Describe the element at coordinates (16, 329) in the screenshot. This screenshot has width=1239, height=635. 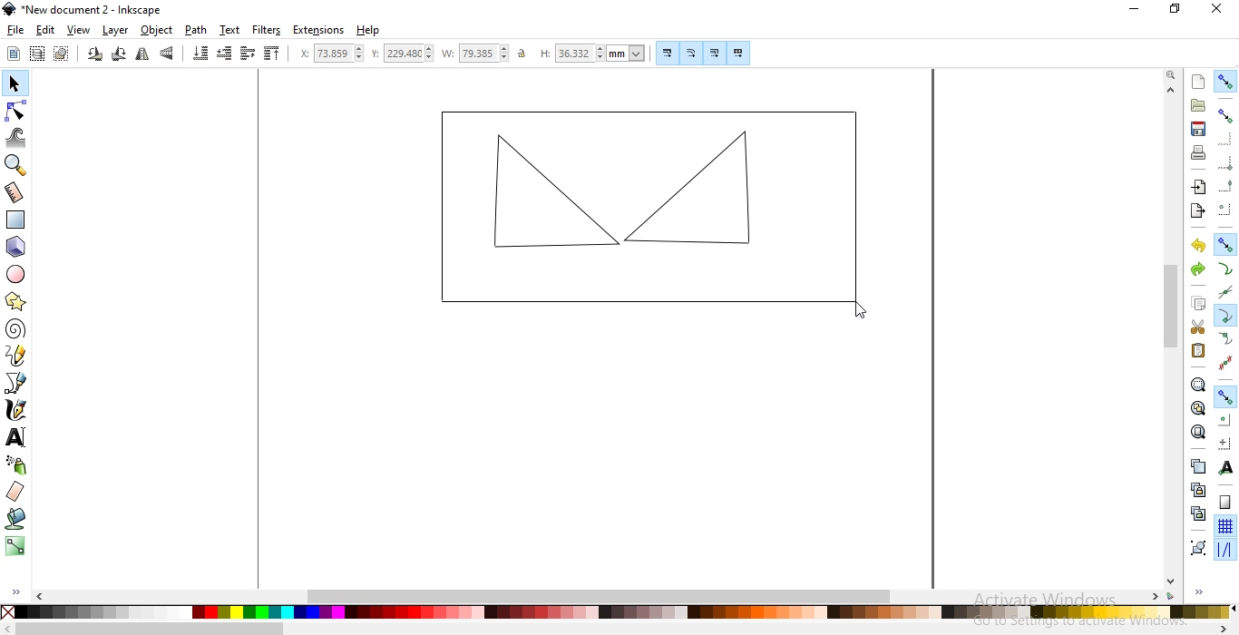
I see `create spirals` at that location.